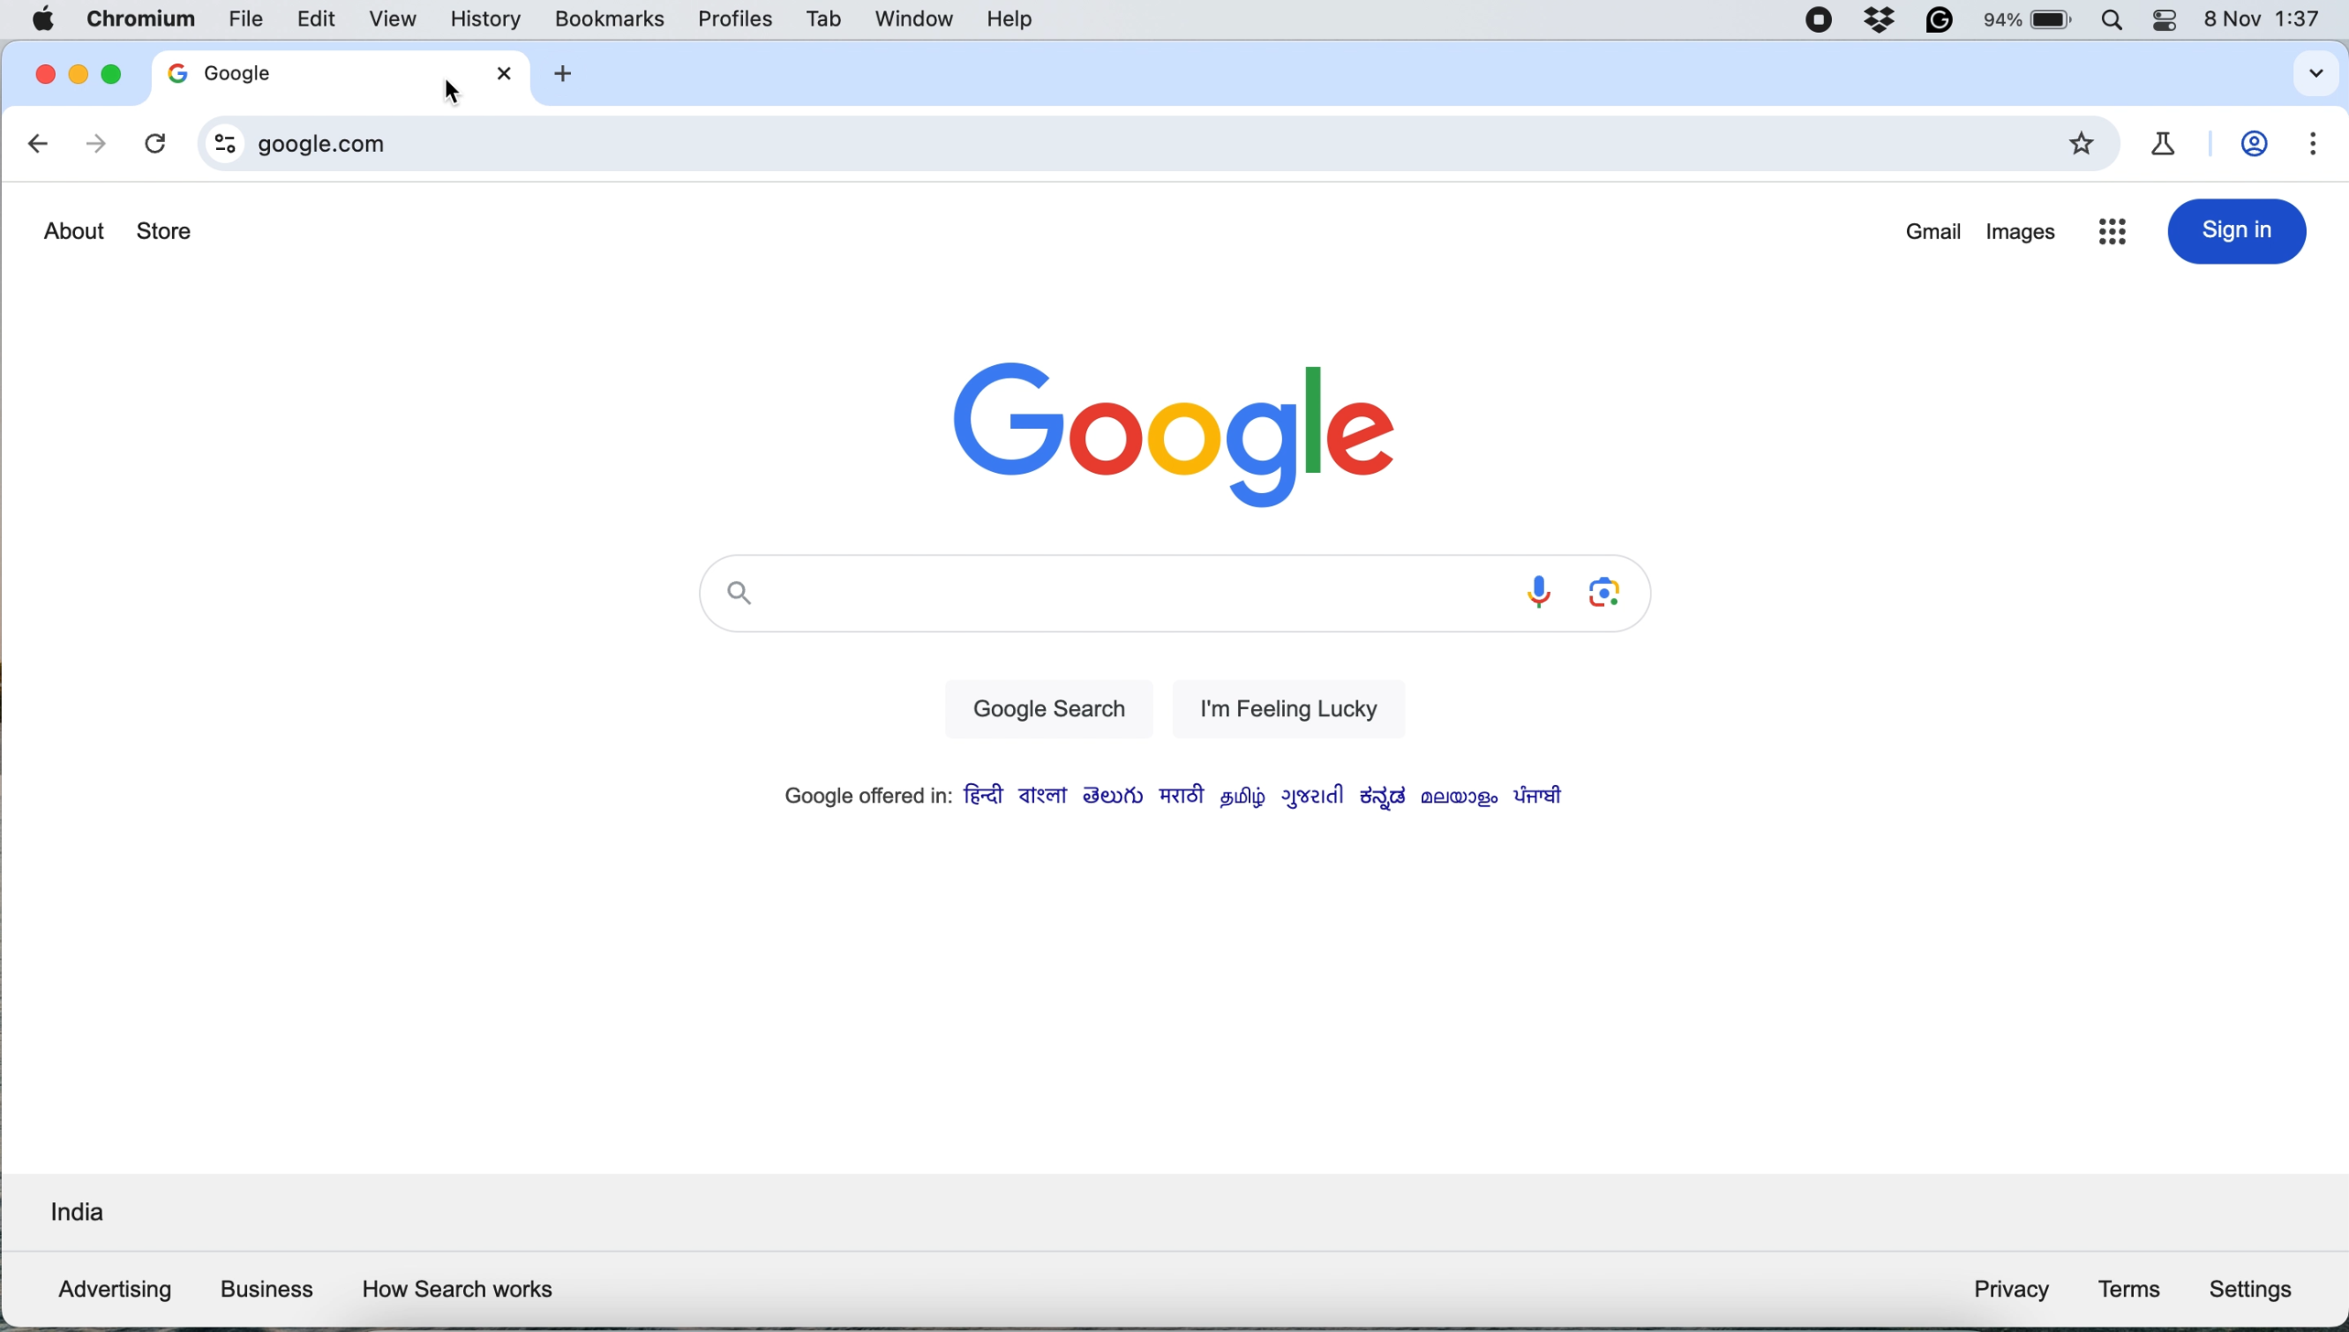  I want to click on window, so click(910, 18).